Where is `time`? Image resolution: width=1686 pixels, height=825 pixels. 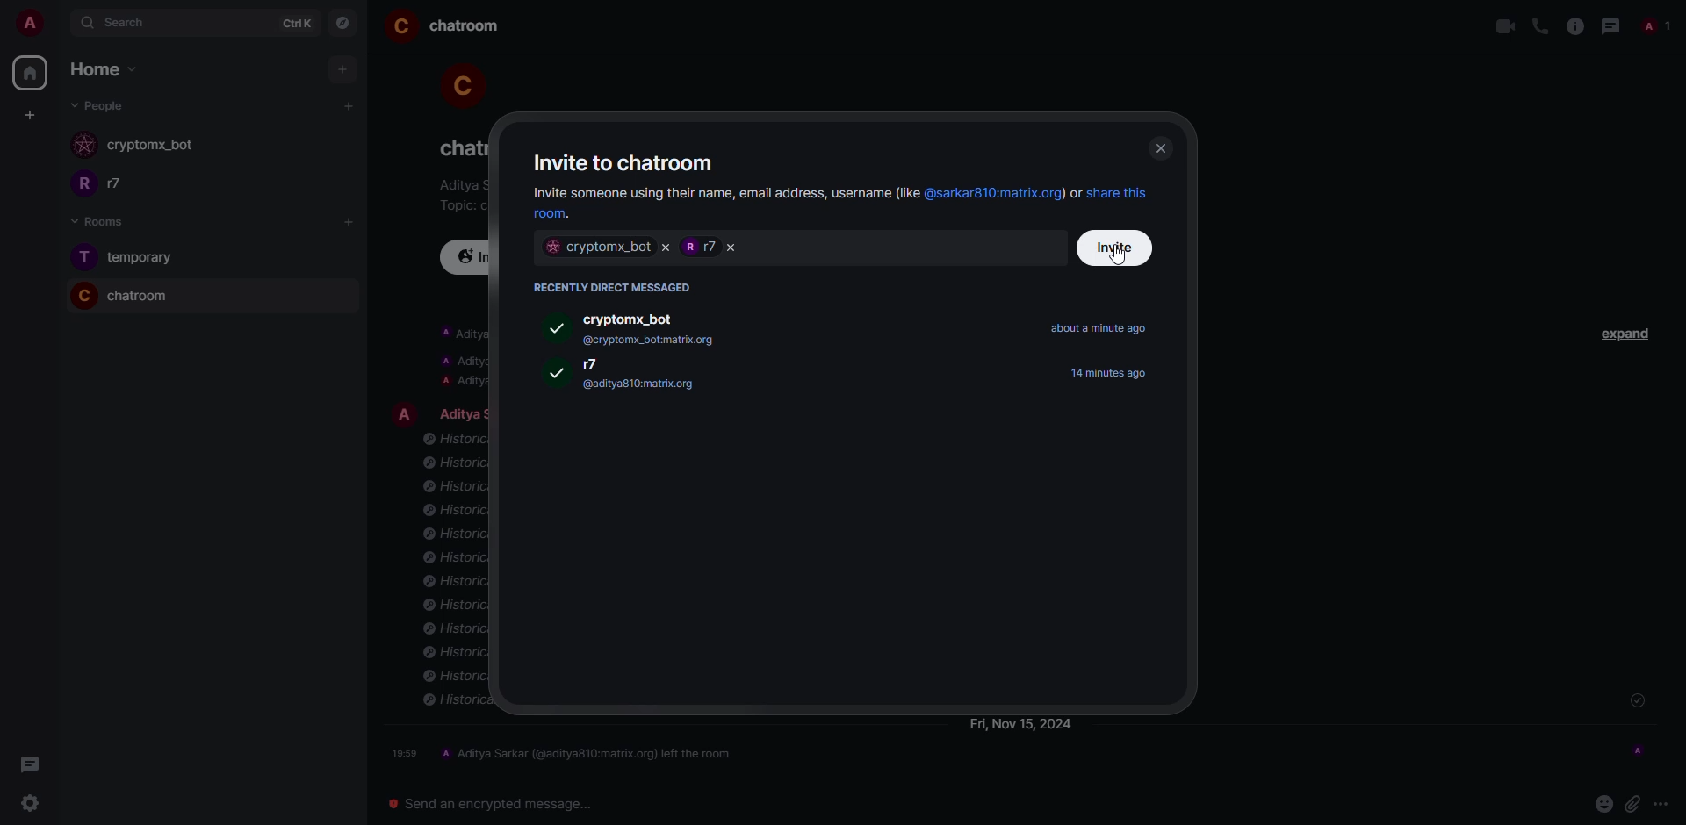 time is located at coordinates (1114, 372).